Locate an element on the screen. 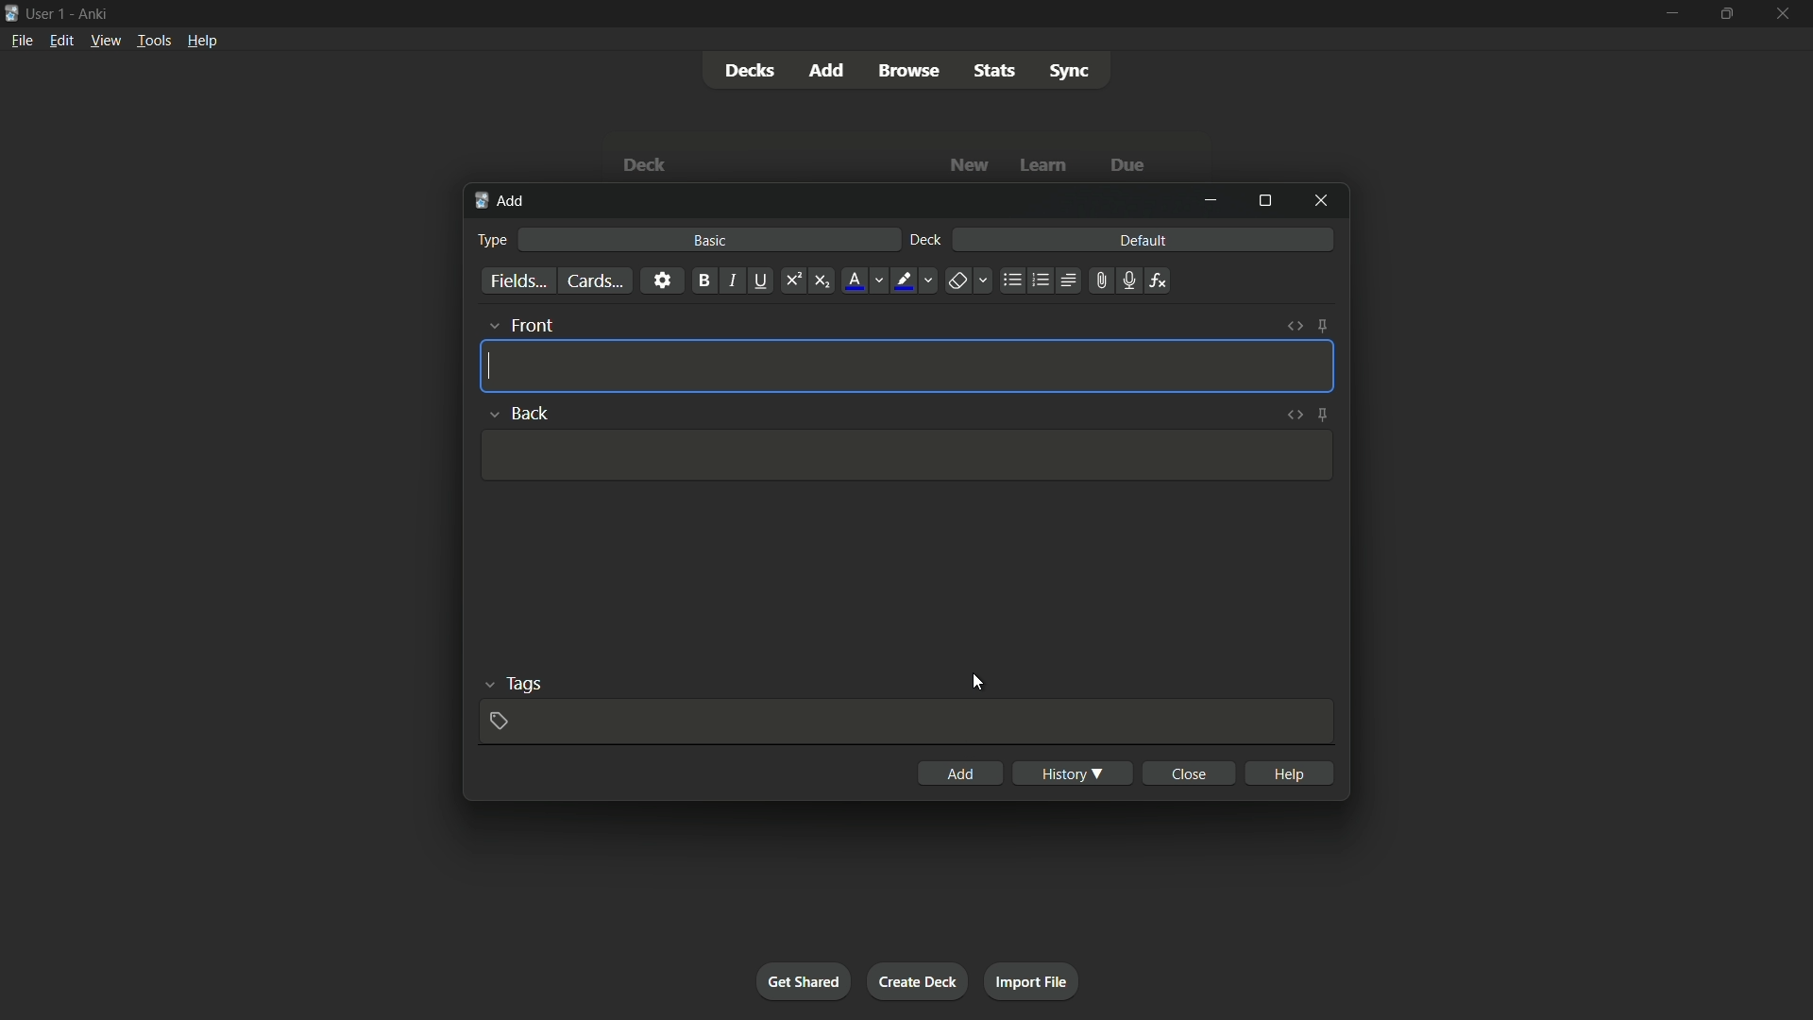 This screenshot has height=1020, width=1813. add is located at coordinates (502, 202).